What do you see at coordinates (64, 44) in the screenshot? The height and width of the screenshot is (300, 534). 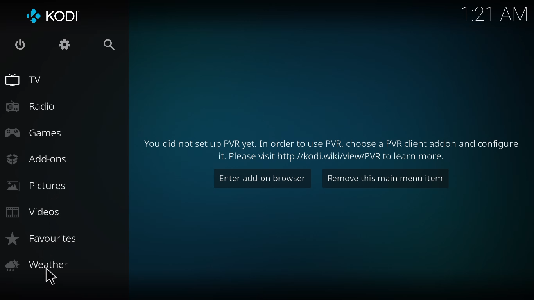 I see `settings` at bounding box center [64, 44].